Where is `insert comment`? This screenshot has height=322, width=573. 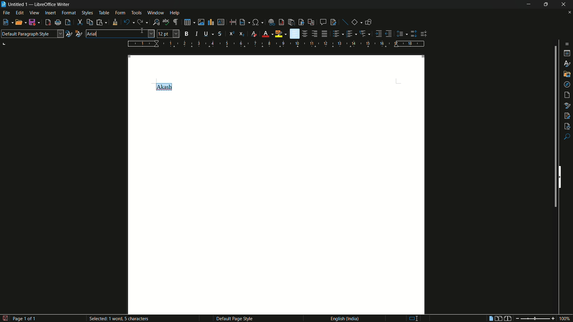
insert comment is located at coordinates (323, 22).